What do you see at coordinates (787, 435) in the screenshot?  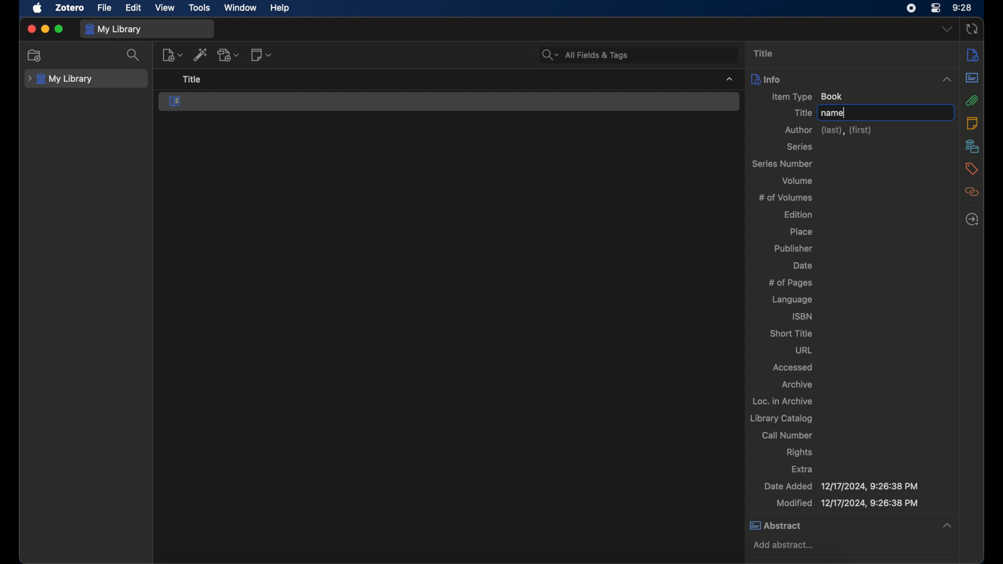 I see `call number` at bounding box center [787, 435].